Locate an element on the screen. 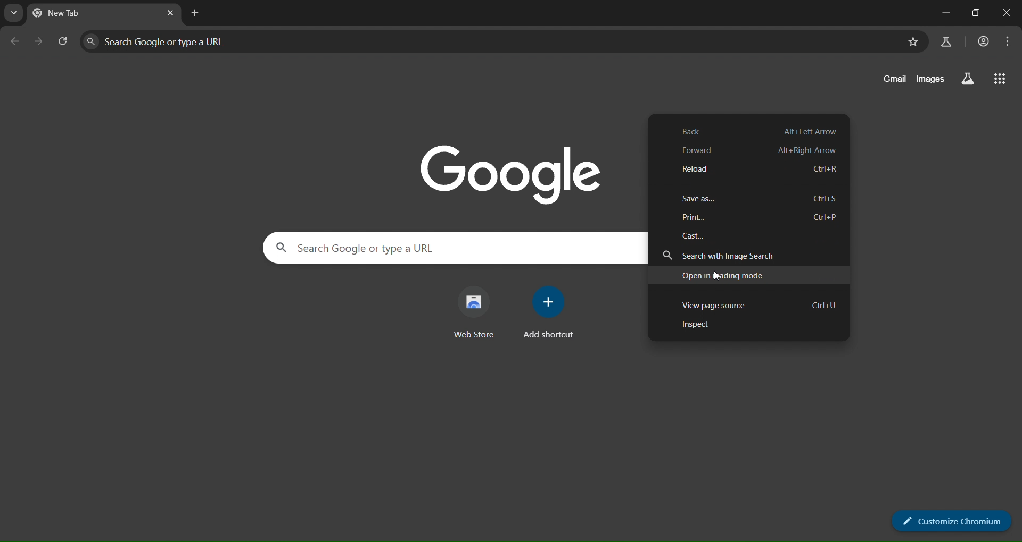 The image size is (1022, 542). inspect is located at coordinates (703, 324).